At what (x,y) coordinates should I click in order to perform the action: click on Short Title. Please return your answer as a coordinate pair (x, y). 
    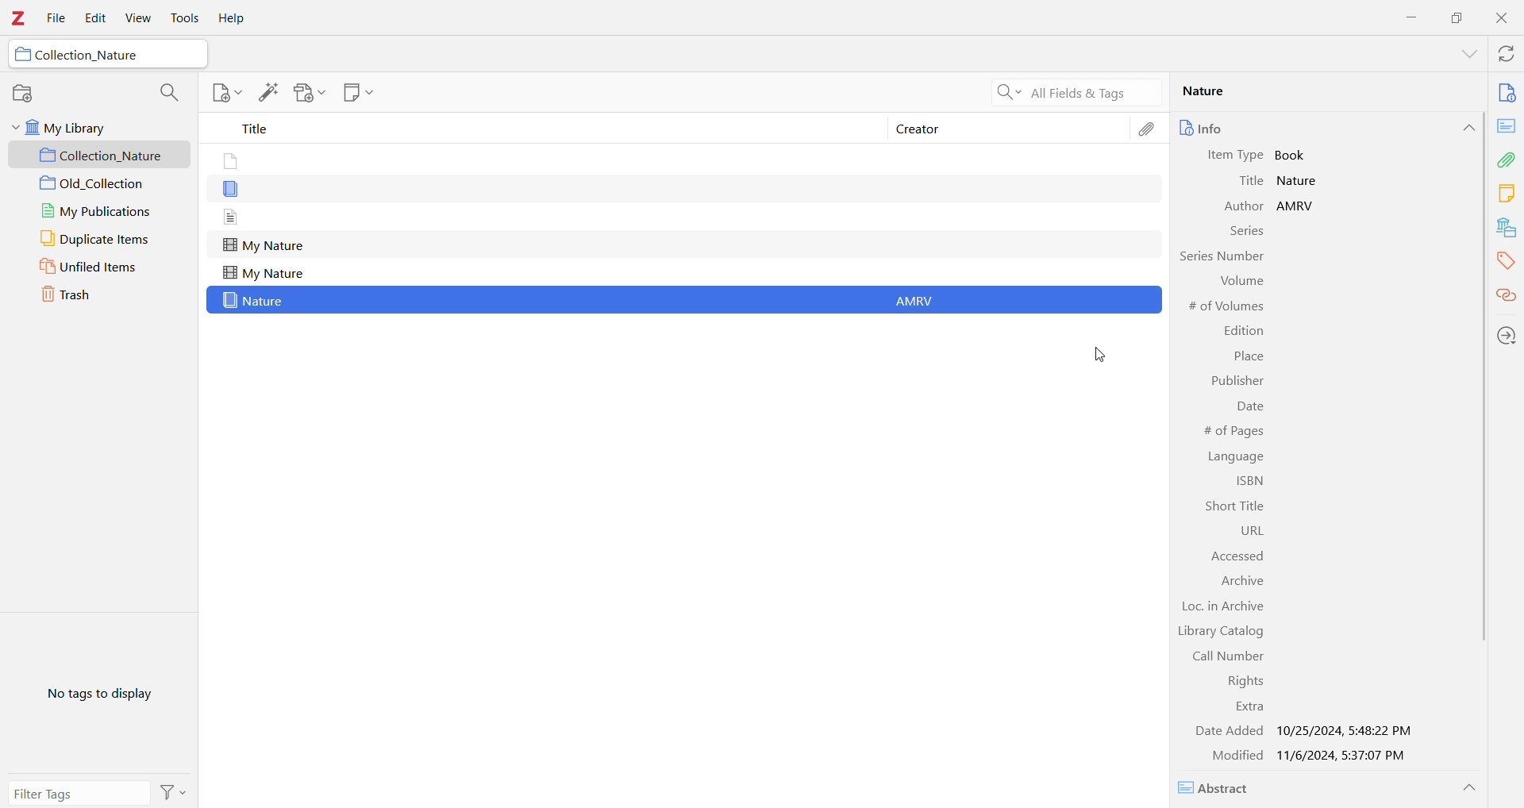
    Looking at the image, I should click on (1230, 506).